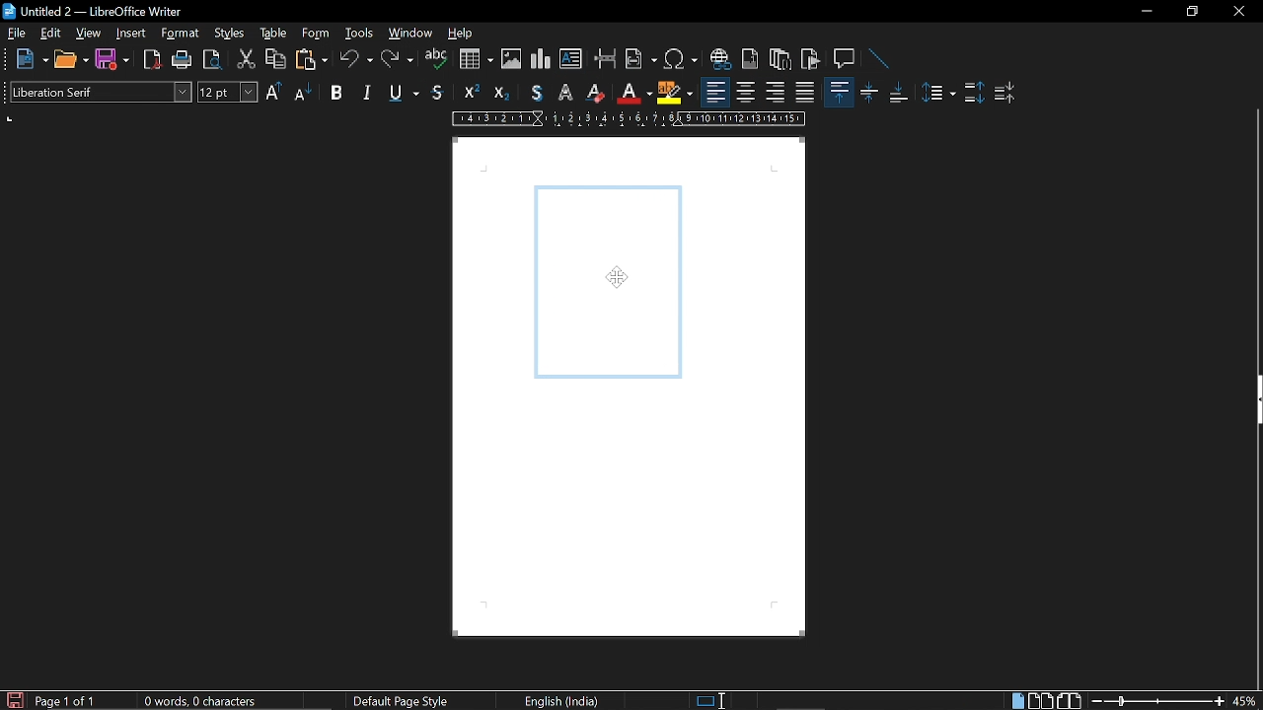 This screenshot has width=1263, height=710. I want to click on vertical scroll bar, so click(1255, 559).